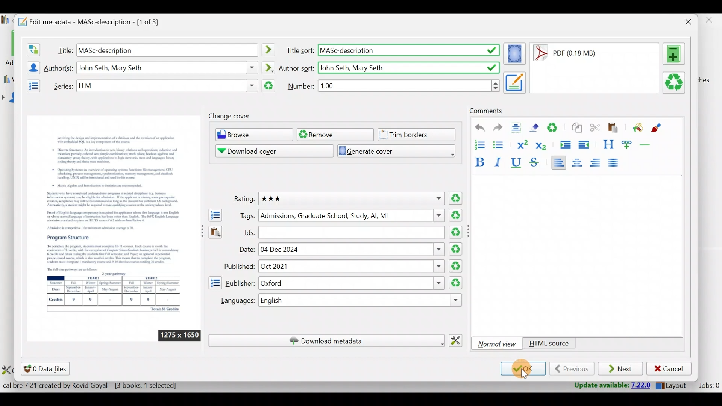  What do you see at coordinates (535, 163) in the screenshot?
I see `Strikethrough` at bounding box center [535, 163].